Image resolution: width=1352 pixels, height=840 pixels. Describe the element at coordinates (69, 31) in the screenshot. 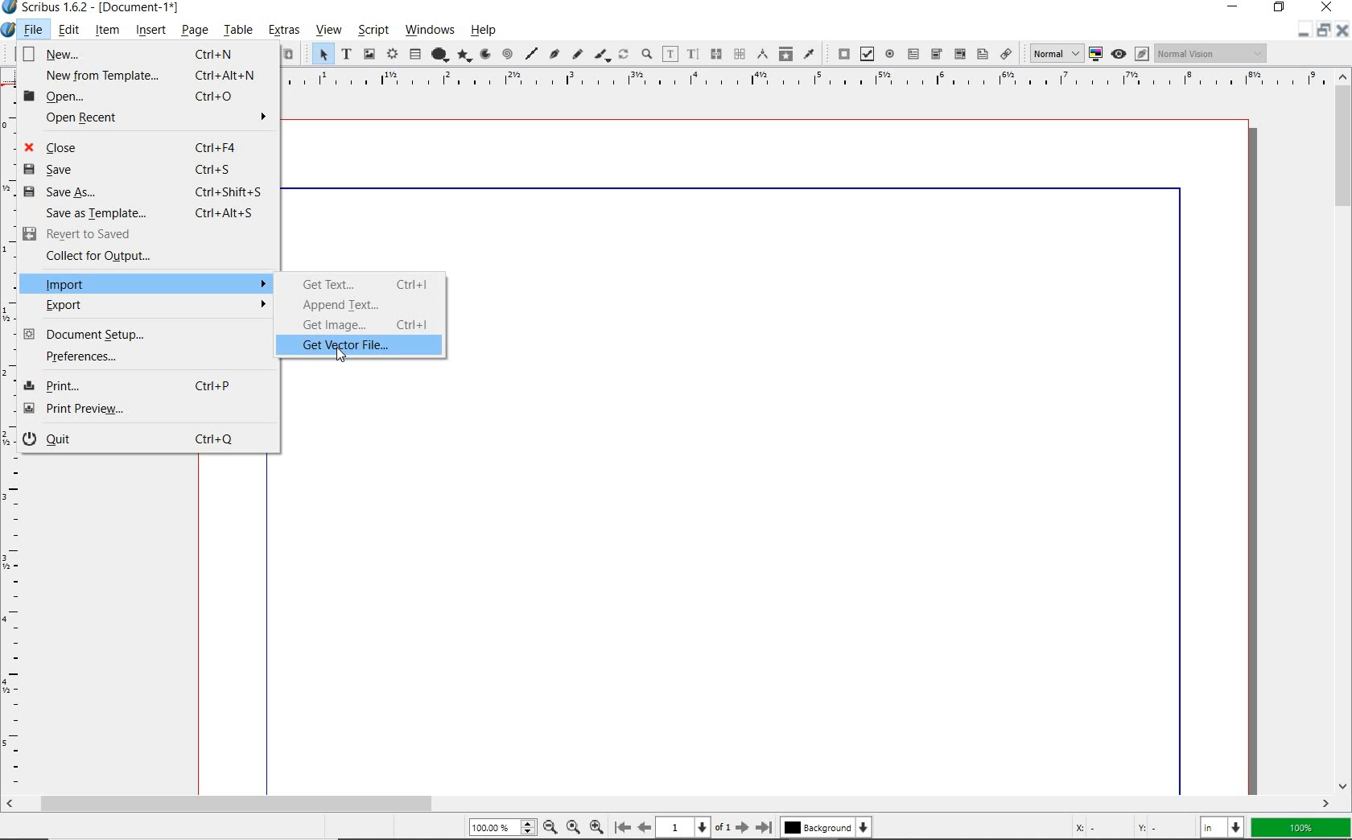

I see `edit` at that location.